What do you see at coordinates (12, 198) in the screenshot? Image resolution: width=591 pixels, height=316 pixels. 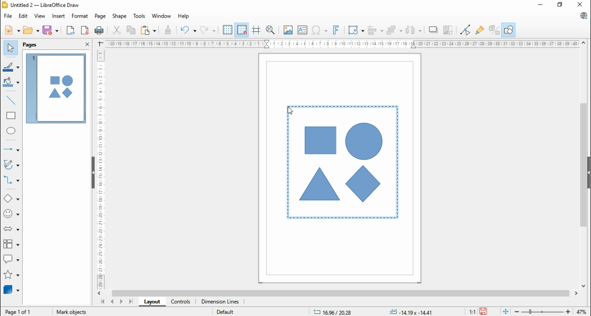 I see `simple shapes` at bounding box center [12, 198].